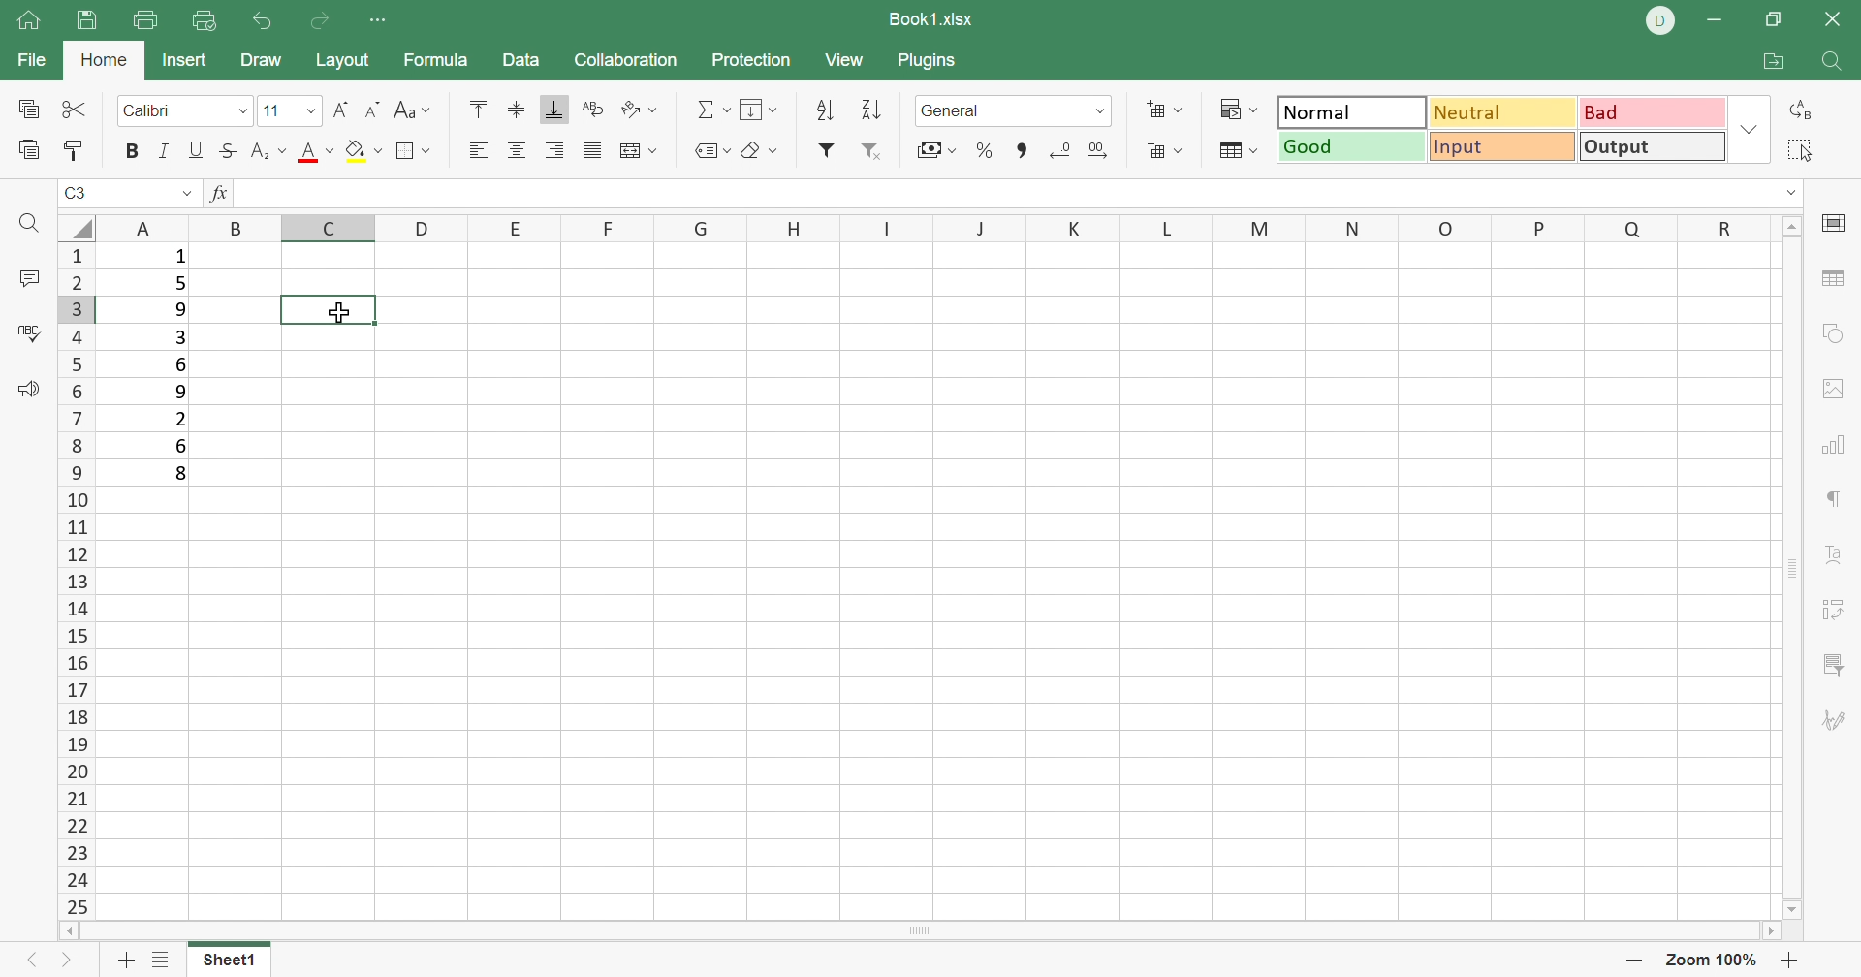  I want to click on 9, so click(184, 309).